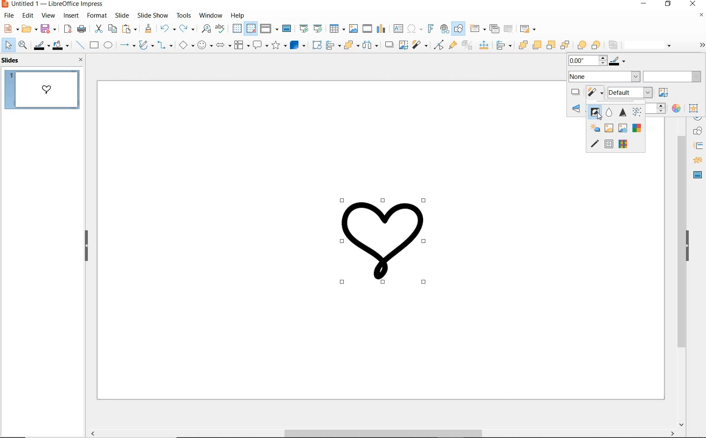 This screenshot has height=438, width=706. I want to click on interaction, so click(693, 108).